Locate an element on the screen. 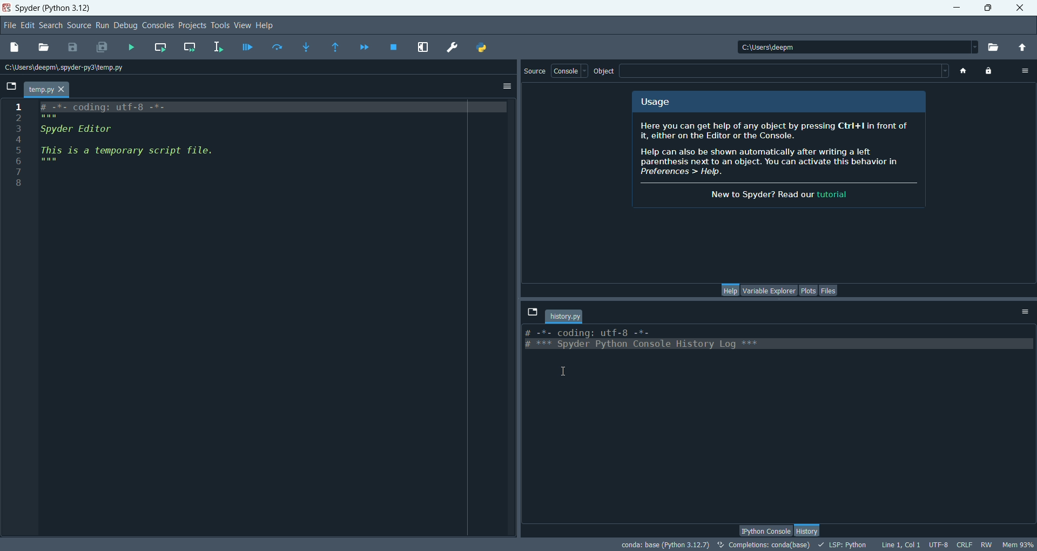  history is located at coordinates (809, 529).